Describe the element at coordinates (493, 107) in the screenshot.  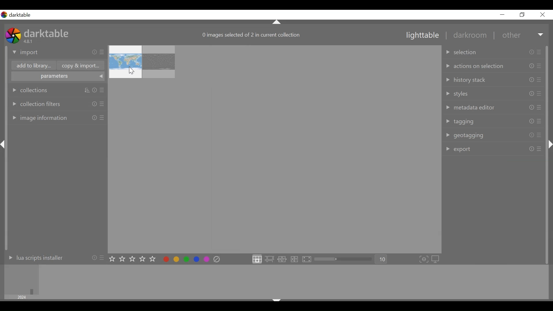
I see `metadata editor` at that location.